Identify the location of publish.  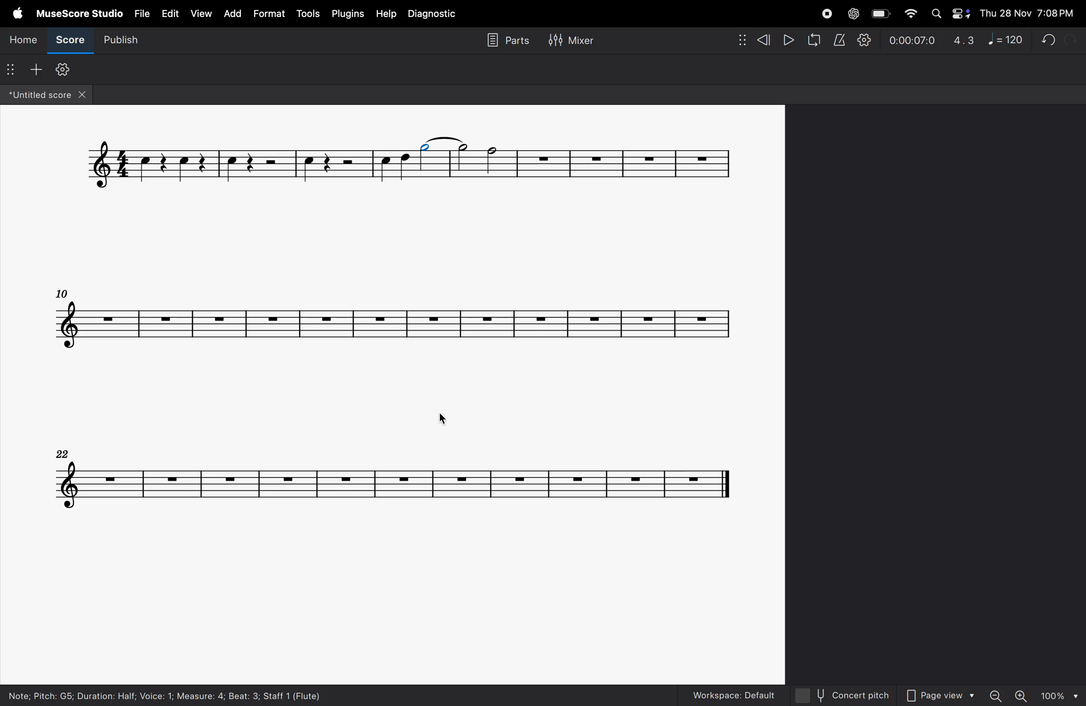
(118, 39).